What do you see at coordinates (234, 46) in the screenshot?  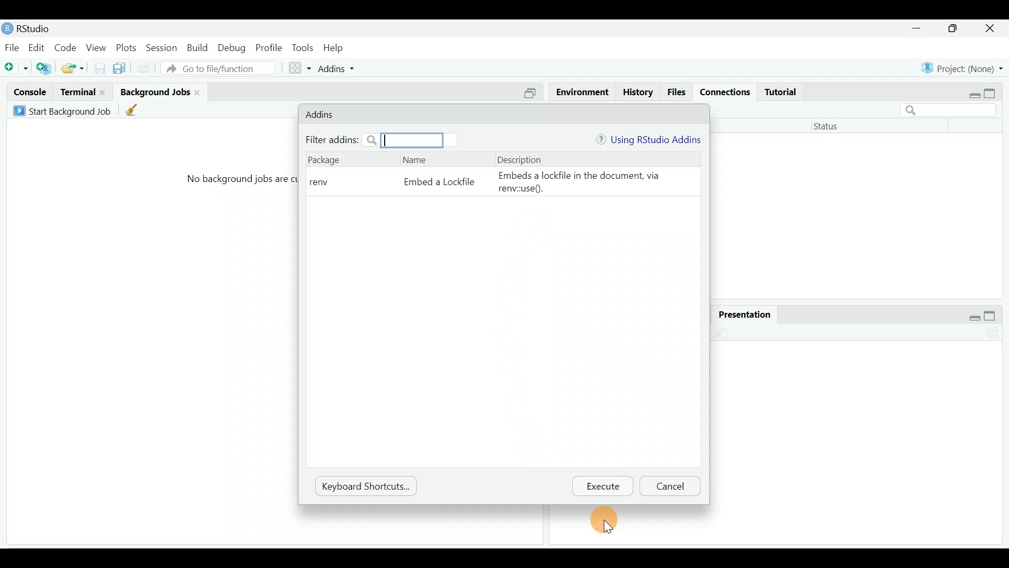 I see `Debug` at bounding box center [234, 46].